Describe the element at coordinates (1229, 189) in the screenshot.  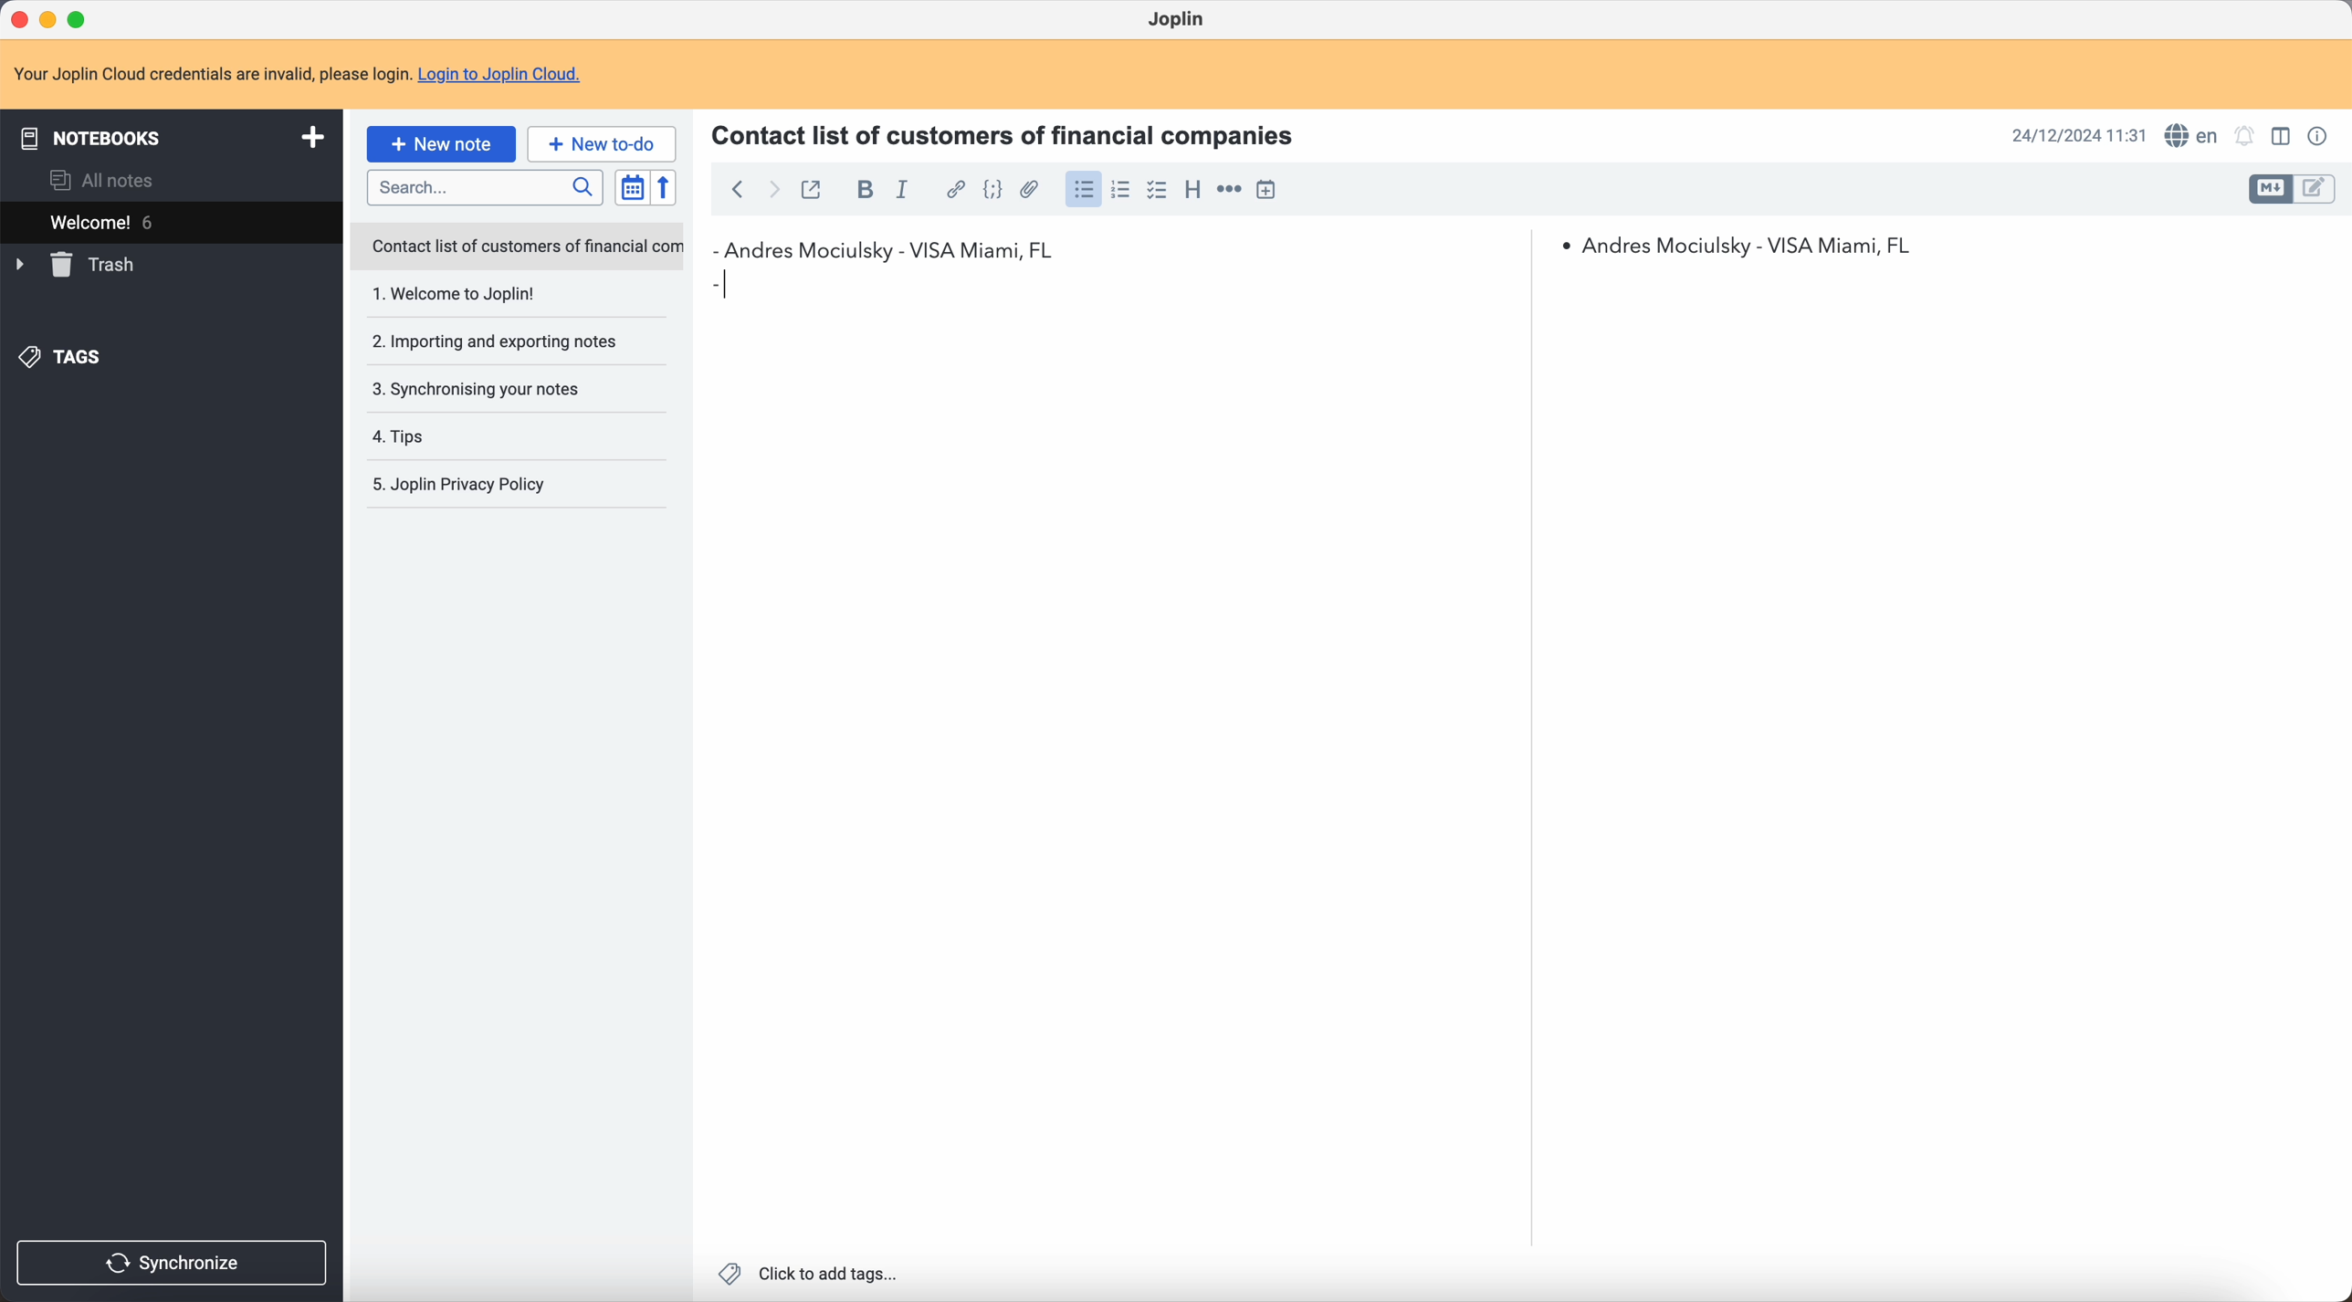
I see `horizontal rule` at that location.